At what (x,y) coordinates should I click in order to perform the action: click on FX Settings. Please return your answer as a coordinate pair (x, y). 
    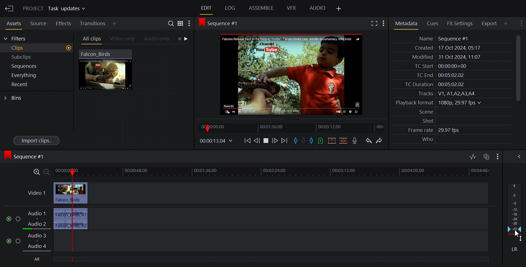
    Looking at the image, I should click on (459, 23).